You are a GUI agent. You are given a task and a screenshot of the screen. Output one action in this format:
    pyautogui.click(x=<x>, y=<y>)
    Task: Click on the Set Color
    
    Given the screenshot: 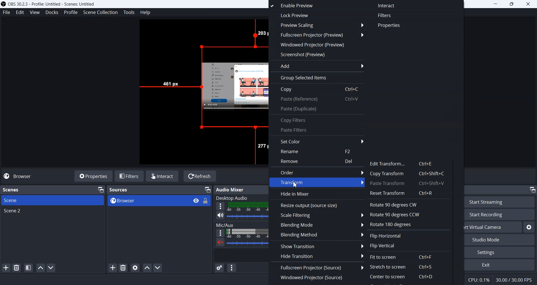 What is the action you would take?
    pyautogui.click(x=317, y=141)
    